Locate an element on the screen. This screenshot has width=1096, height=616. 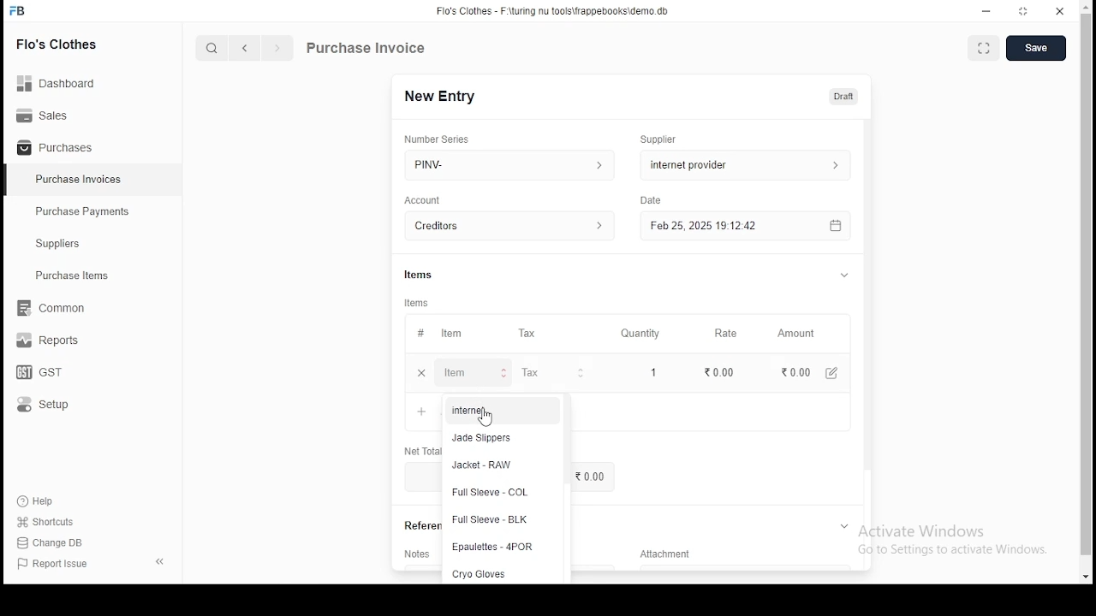
close pane is located at coordinates (158, 560).